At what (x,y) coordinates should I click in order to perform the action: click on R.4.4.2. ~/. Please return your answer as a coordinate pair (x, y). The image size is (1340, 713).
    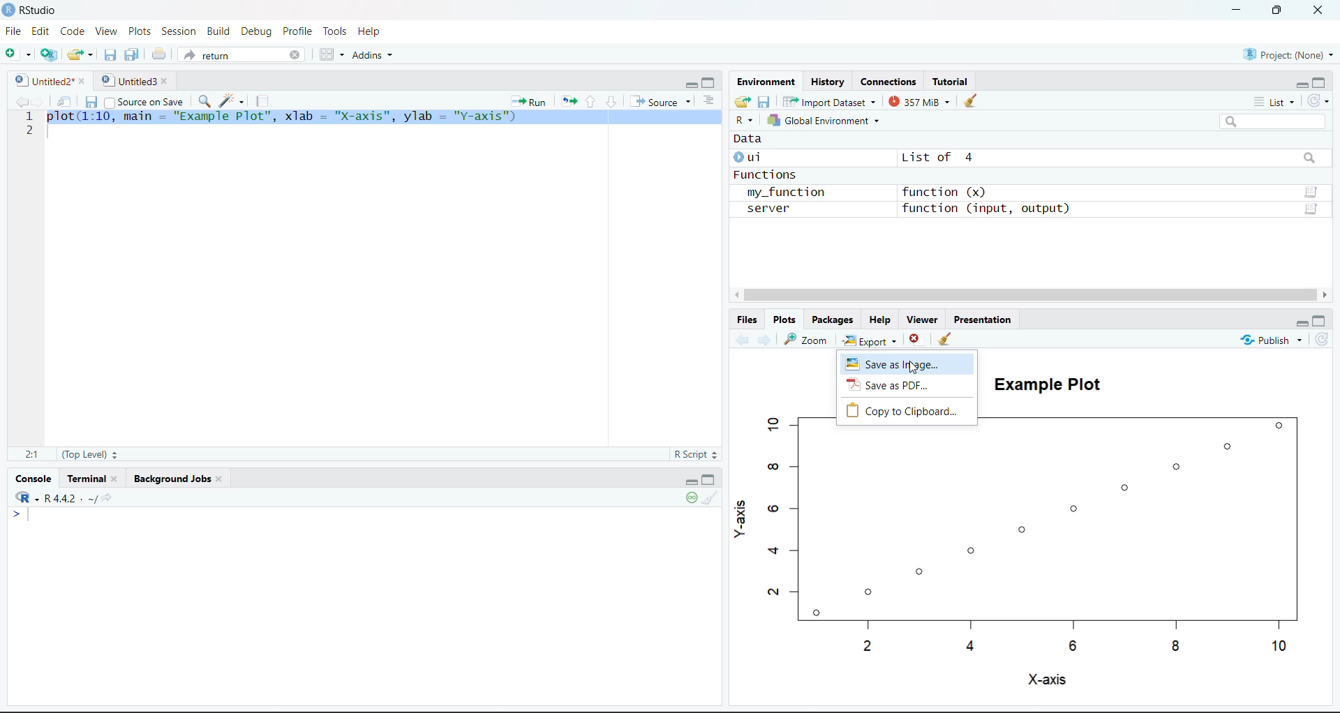
    Looking at the image, I should click on (66, 497).